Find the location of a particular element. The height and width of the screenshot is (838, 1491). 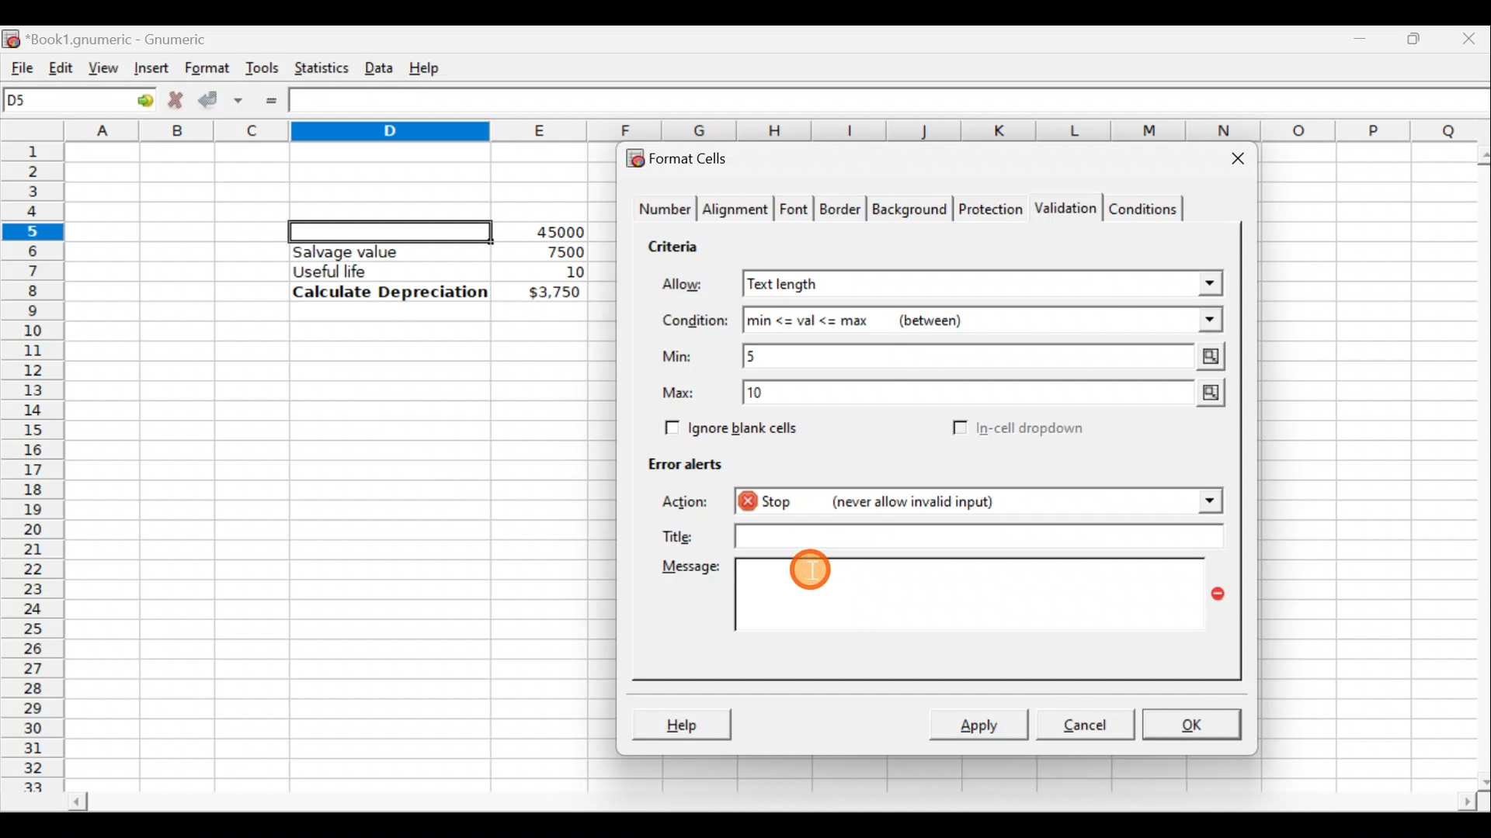

Book1.gnumeric - Gnumeric is located at coordinates (127, 38).